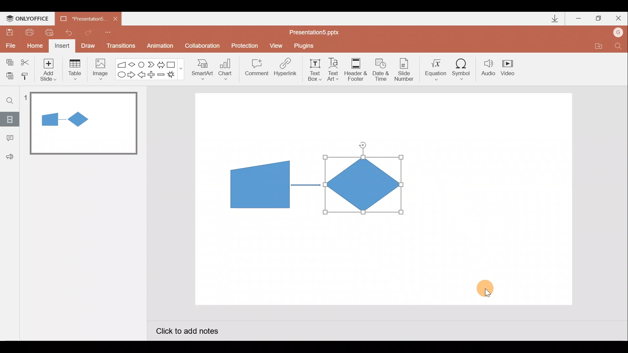 The width and height of the screenshot is (628, 353). I want to click on Plus, so click(152, 76).